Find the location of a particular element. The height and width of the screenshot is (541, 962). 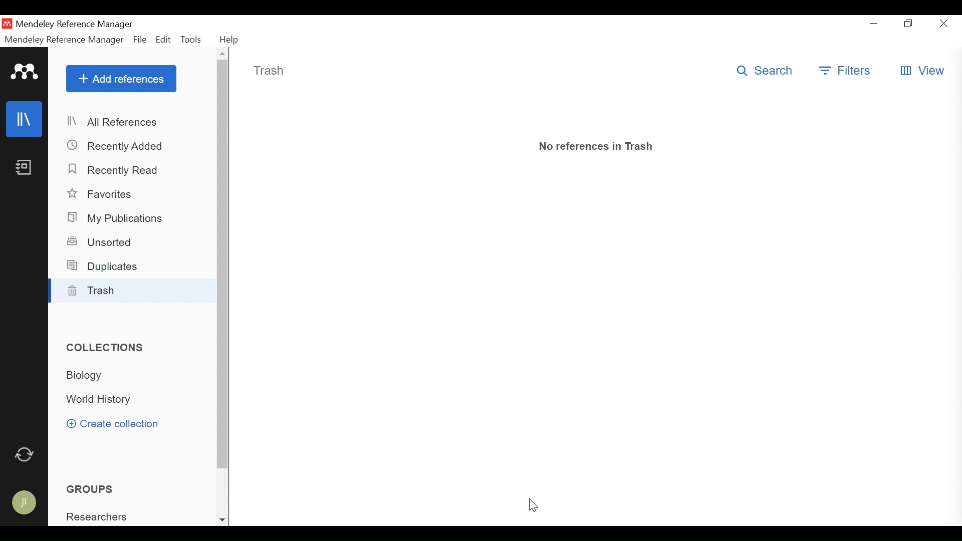

File is located at coordinates (140, 40).